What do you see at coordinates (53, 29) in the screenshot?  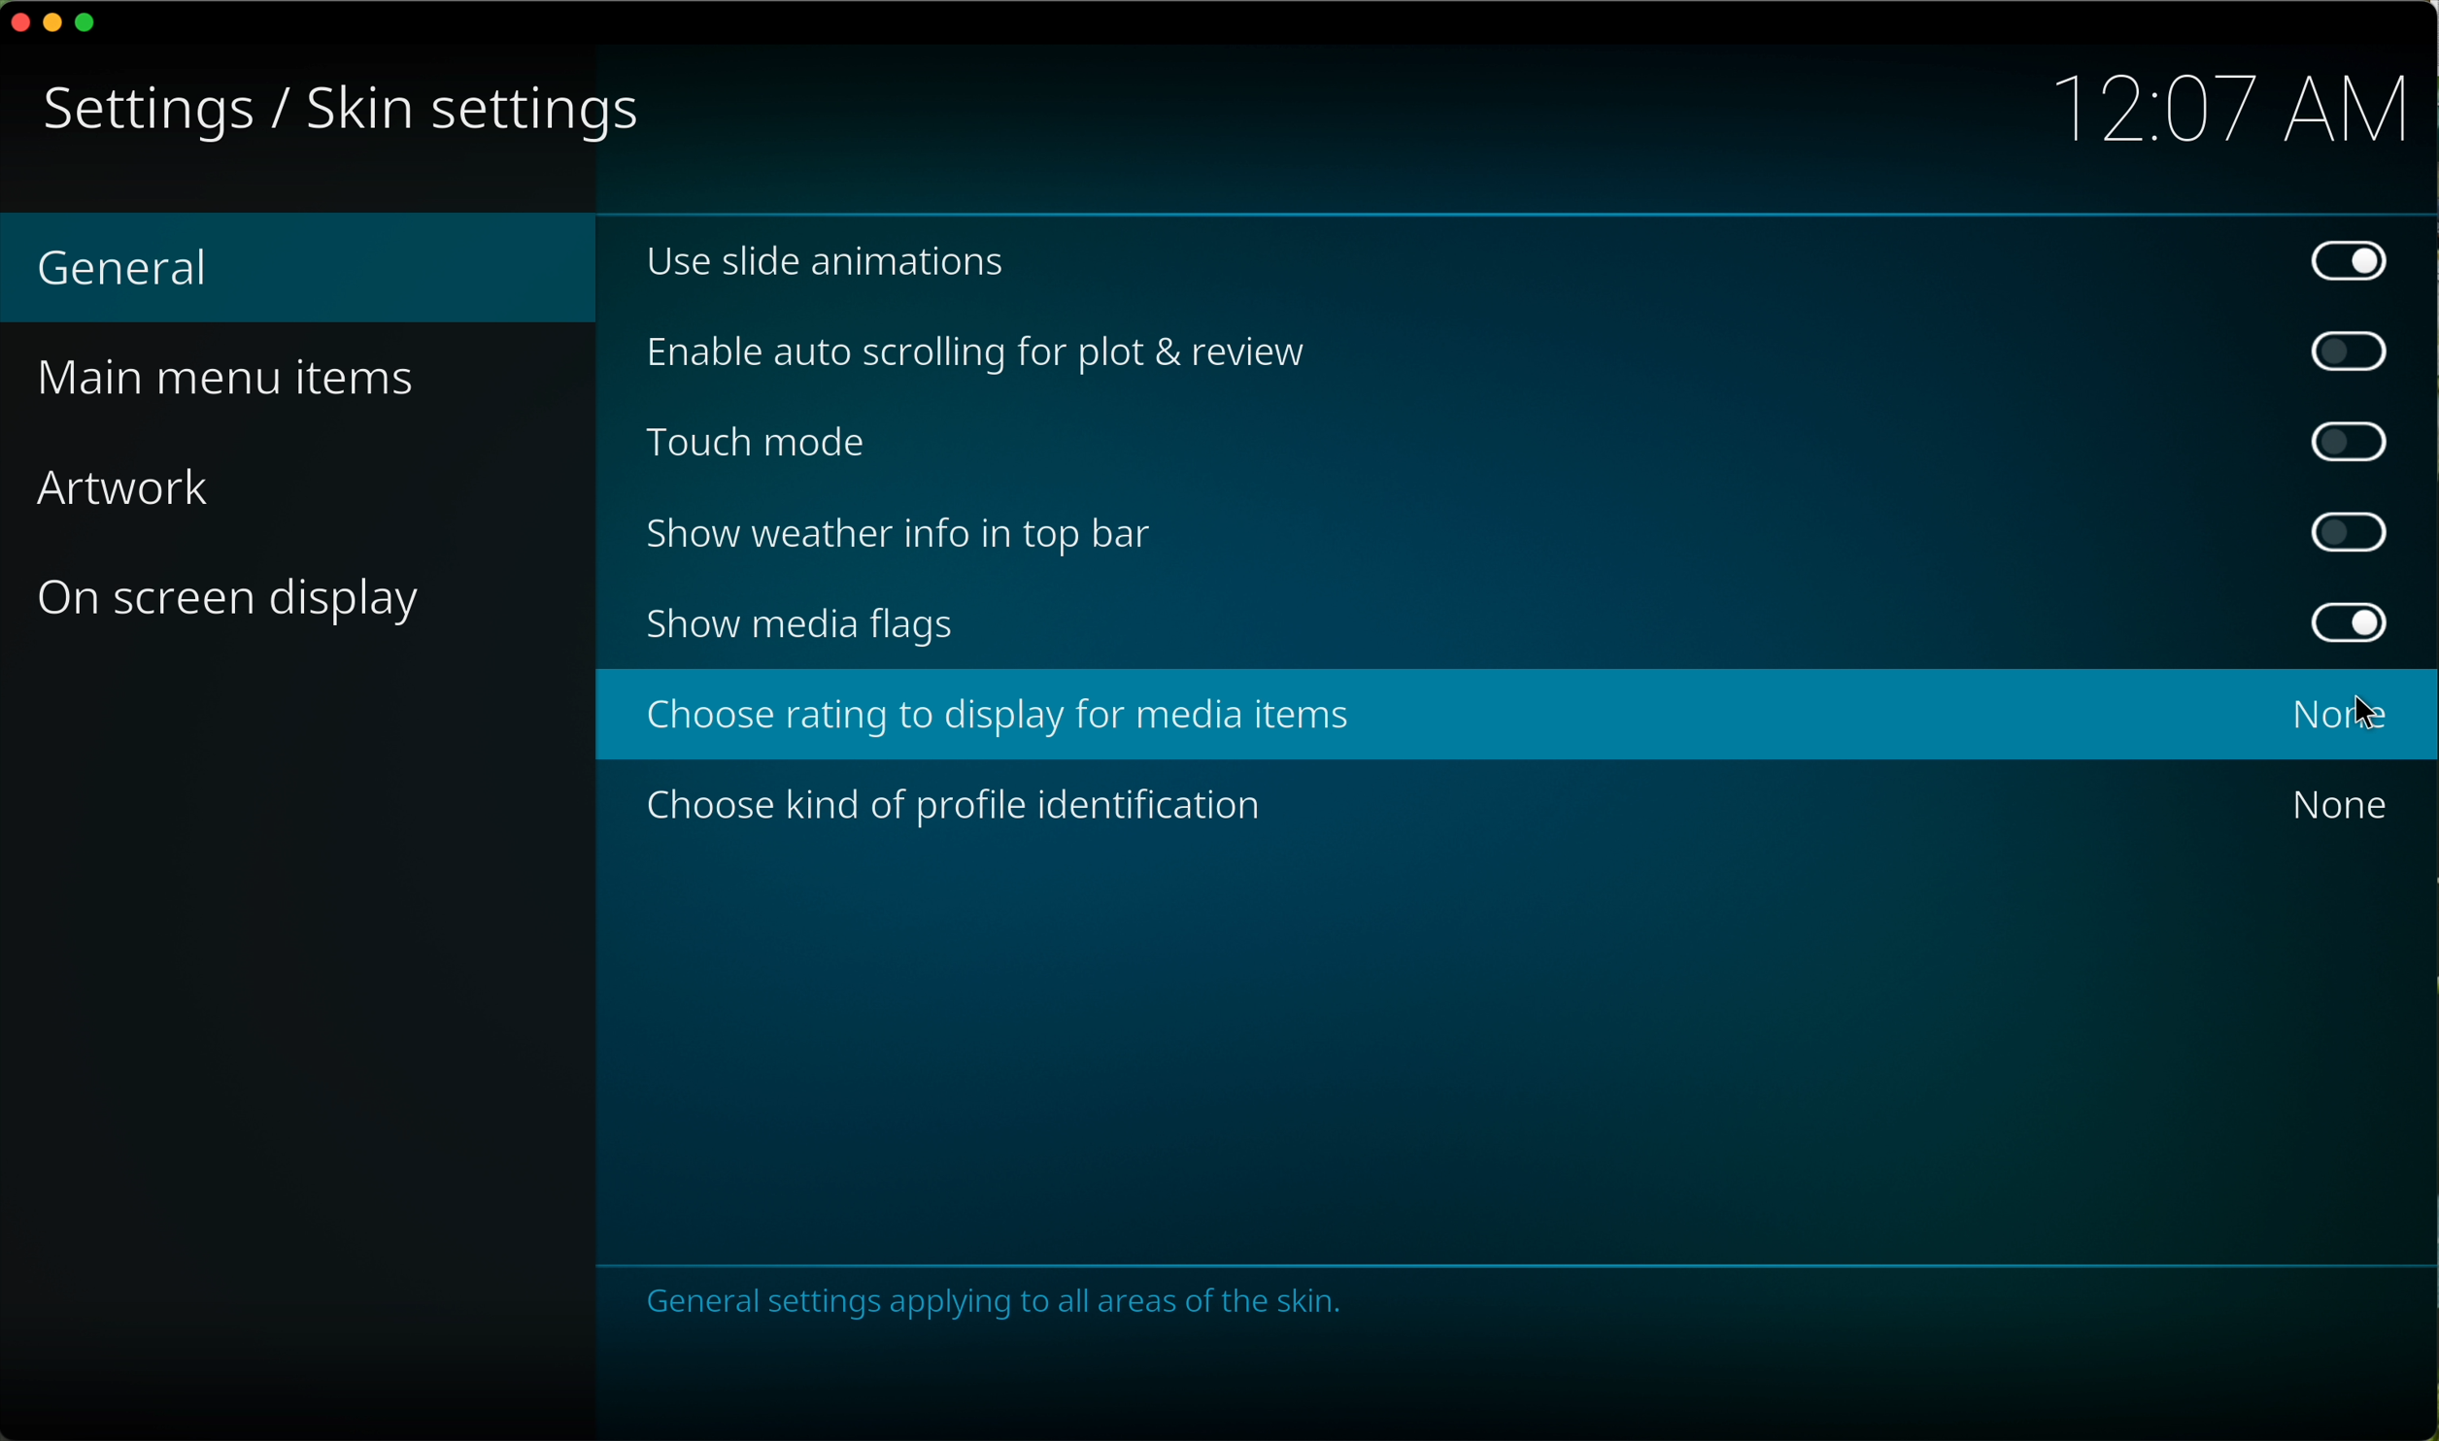 I see `minimize` at bounding box center [53, 29].